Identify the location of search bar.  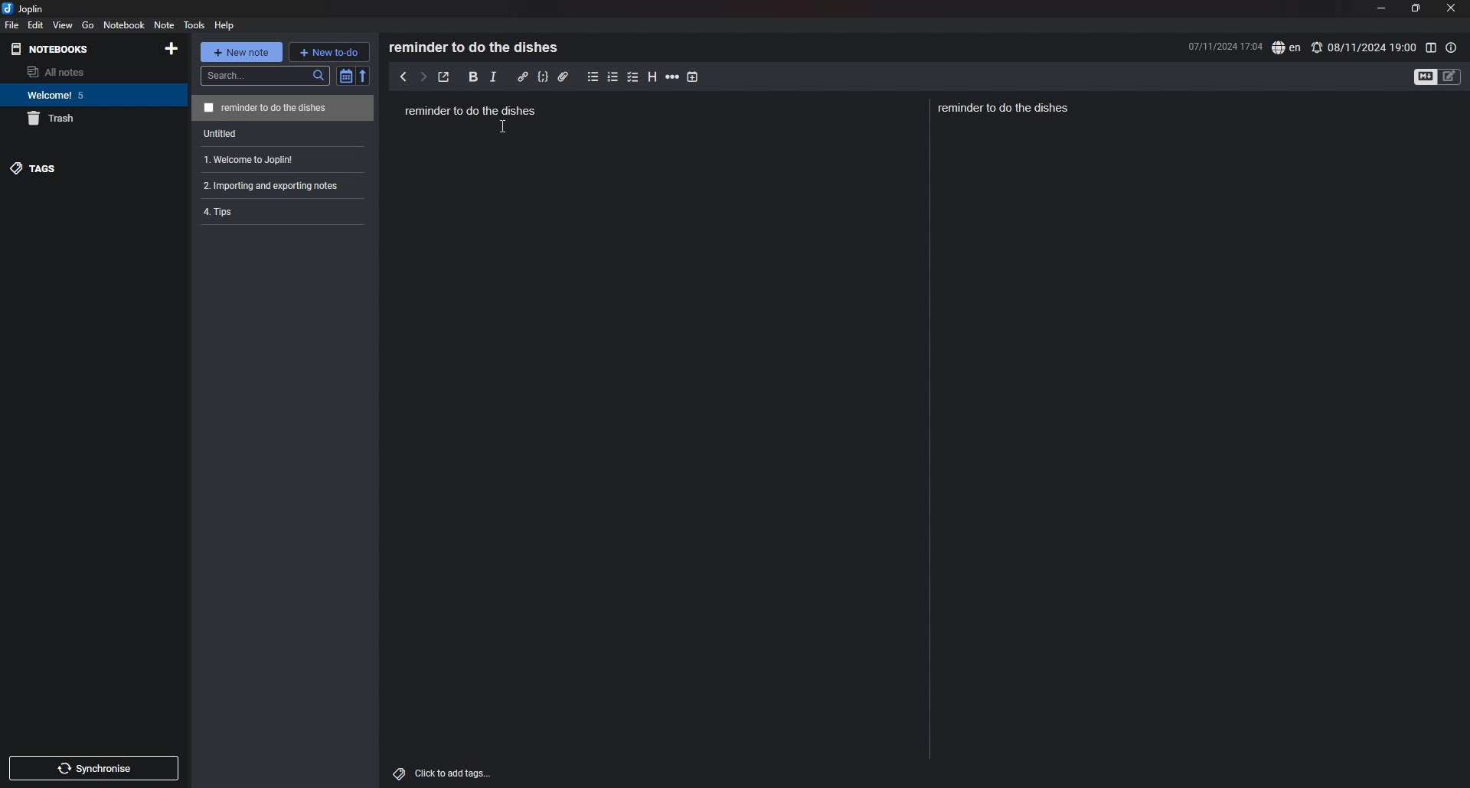
(264, 76).